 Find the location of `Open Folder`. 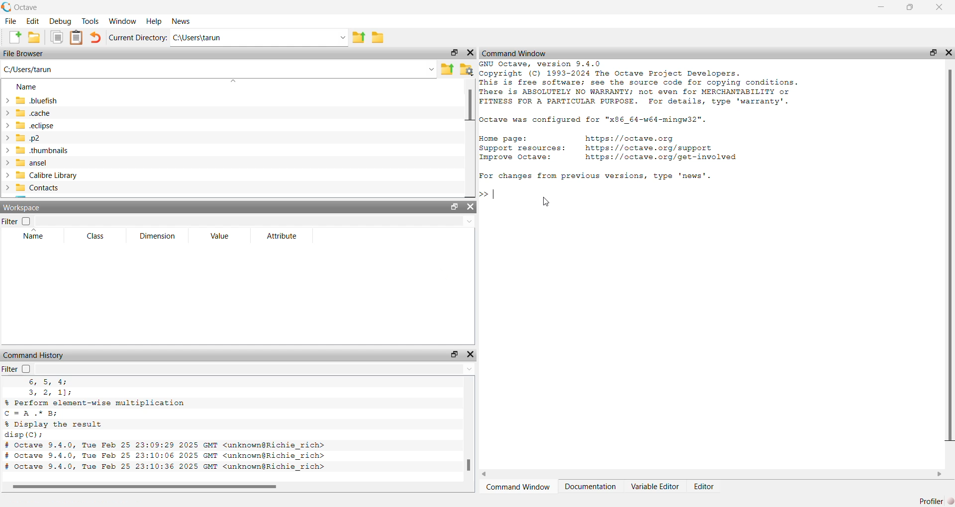

Open Folder is located at coordinates (34, 37).